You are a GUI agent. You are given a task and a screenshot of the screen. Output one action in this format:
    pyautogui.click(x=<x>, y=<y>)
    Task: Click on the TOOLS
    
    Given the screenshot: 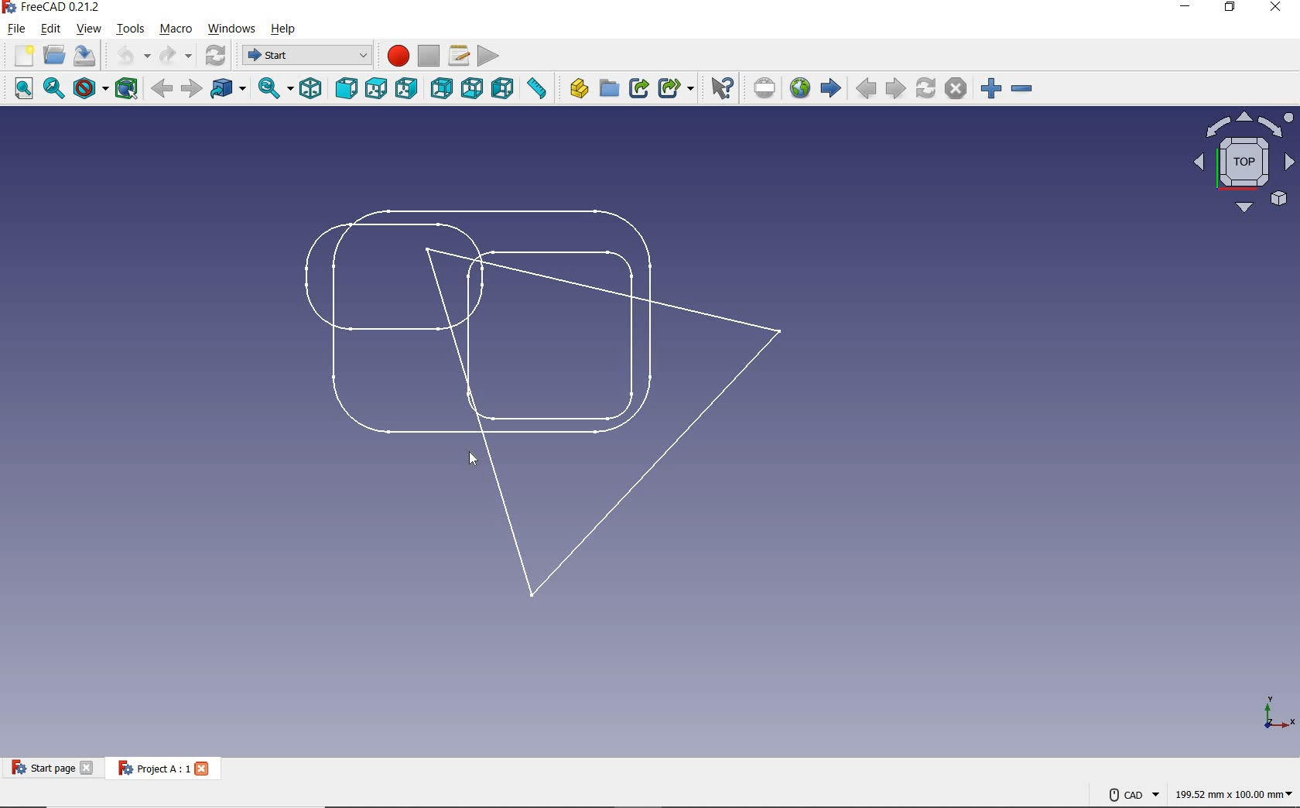 What is the action you would take?
    pyautogui.click(x=132, y=30)
    